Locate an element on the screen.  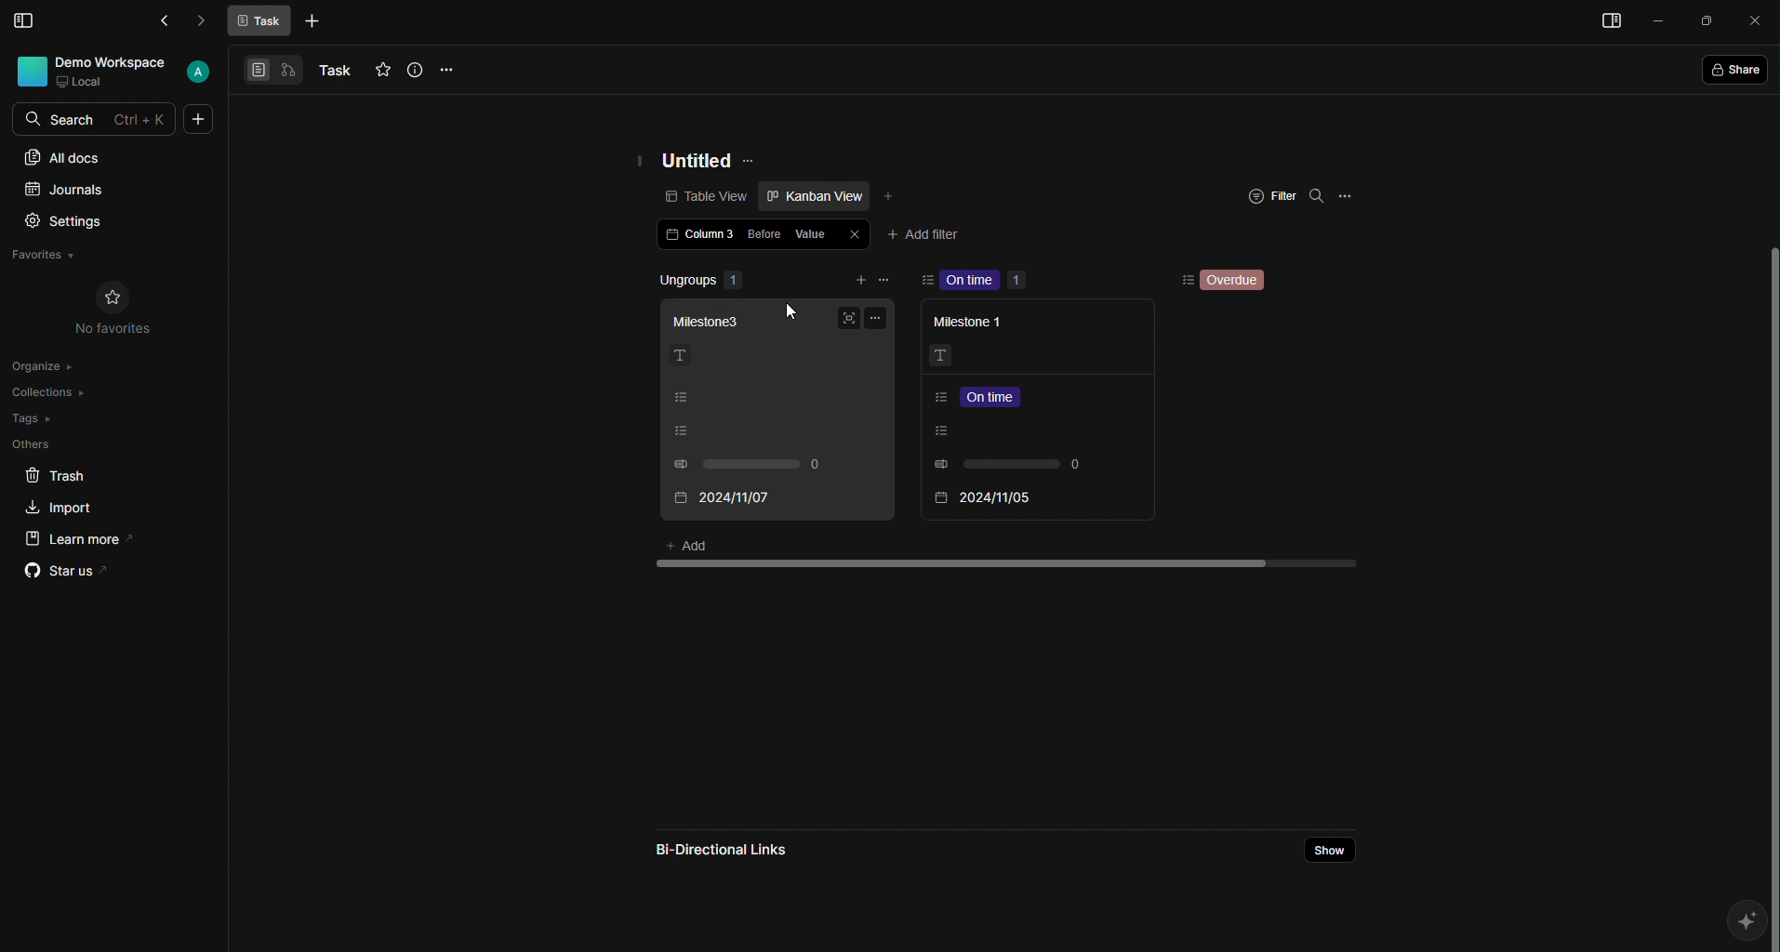
AI is located at coordinates (1749, 923).